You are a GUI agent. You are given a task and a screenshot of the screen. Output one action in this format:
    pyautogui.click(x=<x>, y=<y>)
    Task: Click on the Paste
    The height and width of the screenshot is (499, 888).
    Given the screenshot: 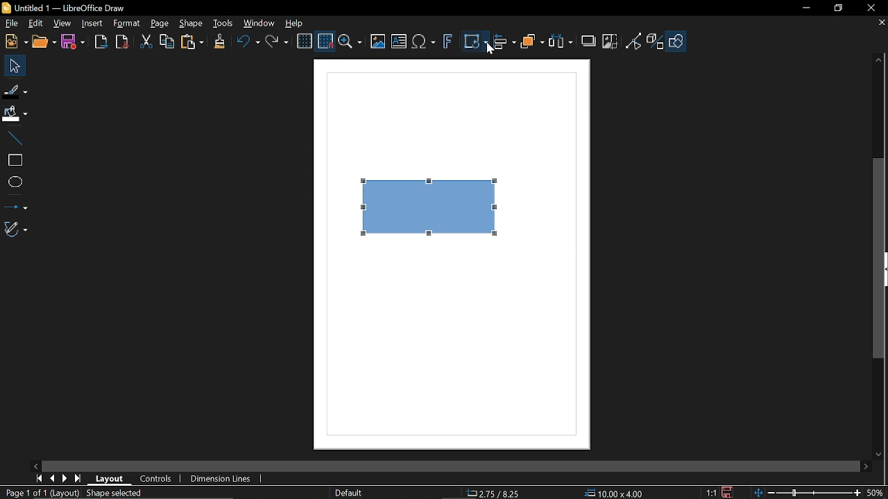 What is the action you would take?
    pyautogui.click(x=191, y=43)
    